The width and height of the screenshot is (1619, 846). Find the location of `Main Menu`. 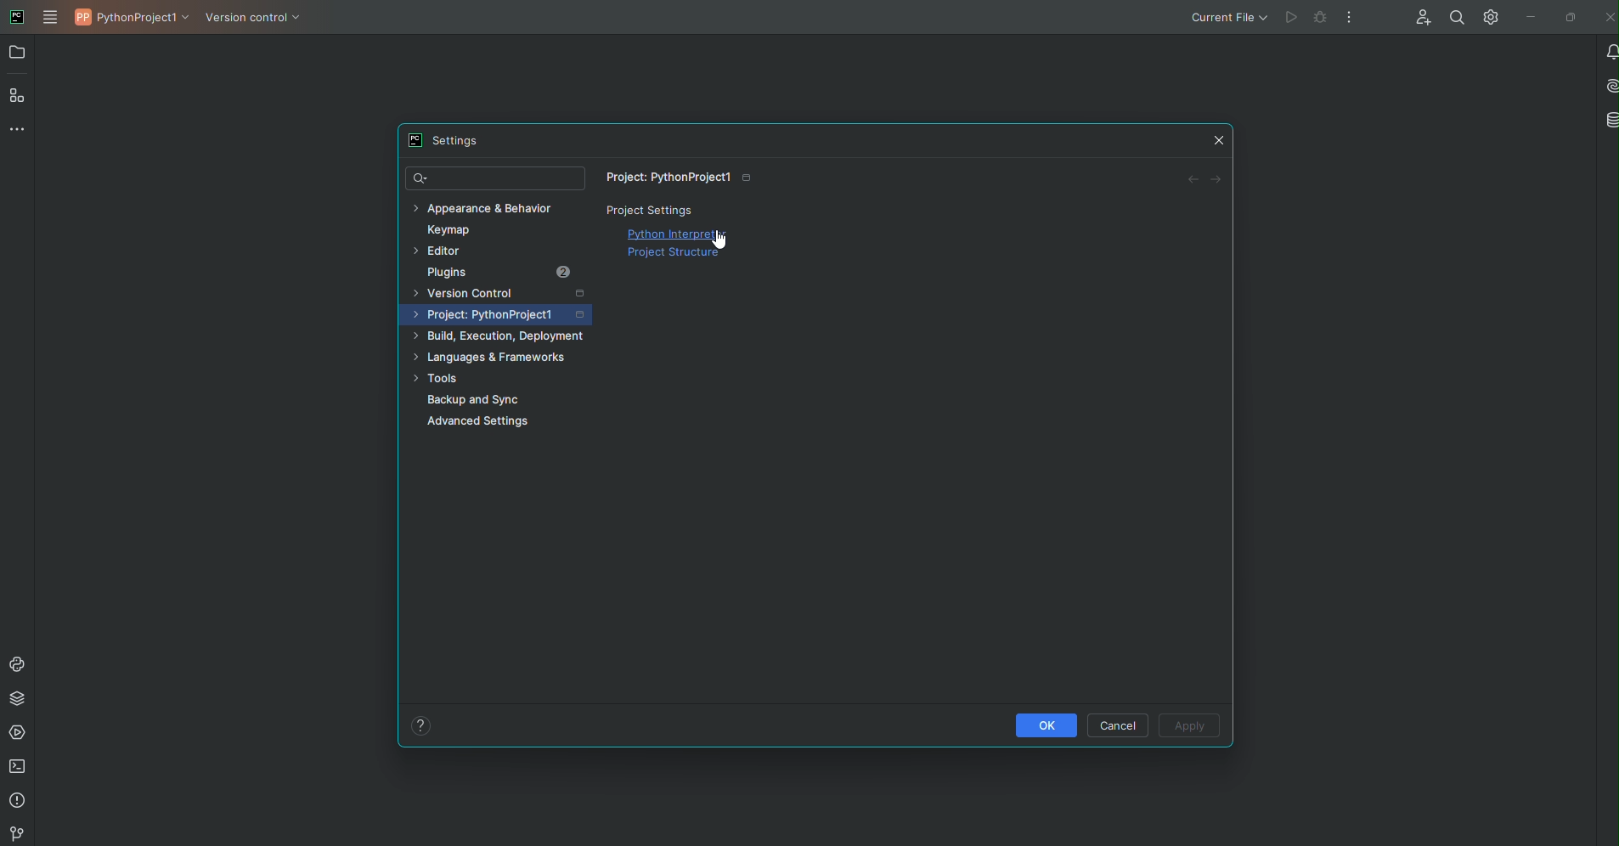

Main Menu is located at coordinates (53, 17).